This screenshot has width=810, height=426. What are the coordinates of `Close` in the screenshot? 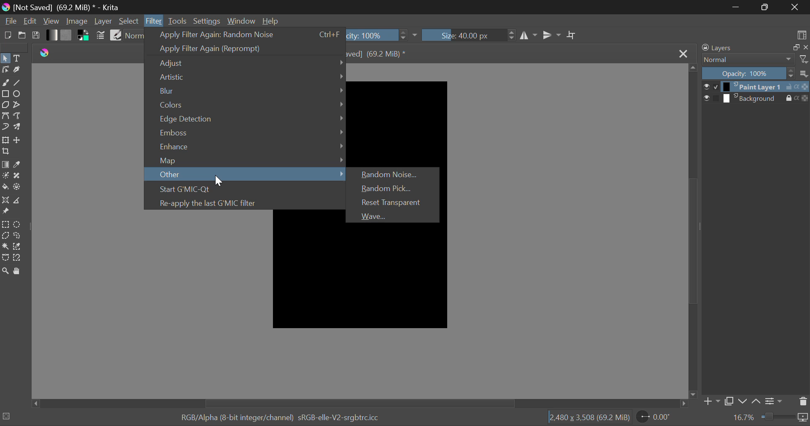 It's located at (795, 7).